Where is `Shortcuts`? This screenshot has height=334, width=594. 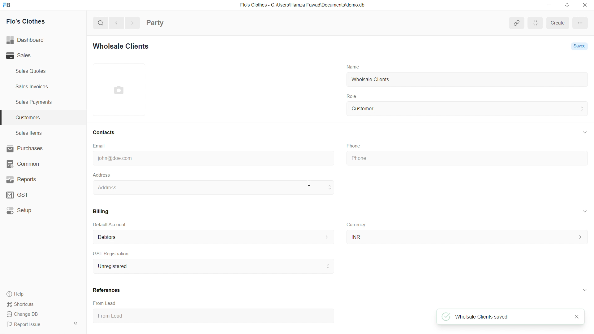 Shortcuts is located at coordinates (24, 304).